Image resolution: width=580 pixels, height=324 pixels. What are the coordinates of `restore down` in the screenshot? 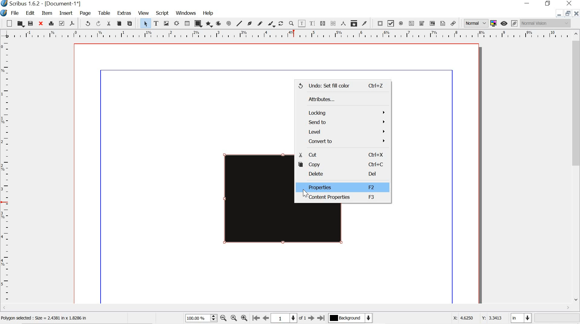 It's located at (567, 13).